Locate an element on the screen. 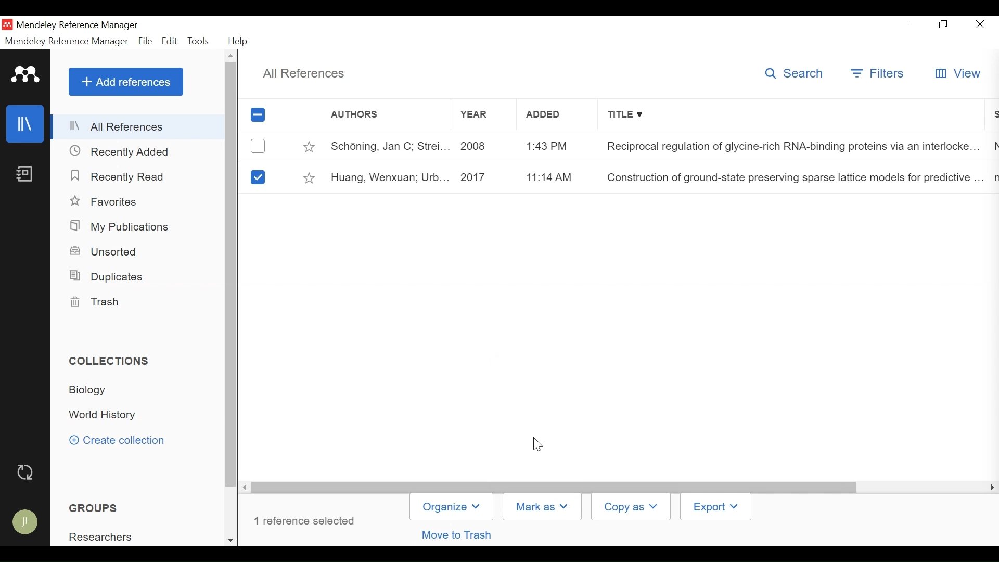 Image resolution: width=999 pixels, height=562 pixels. Collection is located at coordinates (91, 391).